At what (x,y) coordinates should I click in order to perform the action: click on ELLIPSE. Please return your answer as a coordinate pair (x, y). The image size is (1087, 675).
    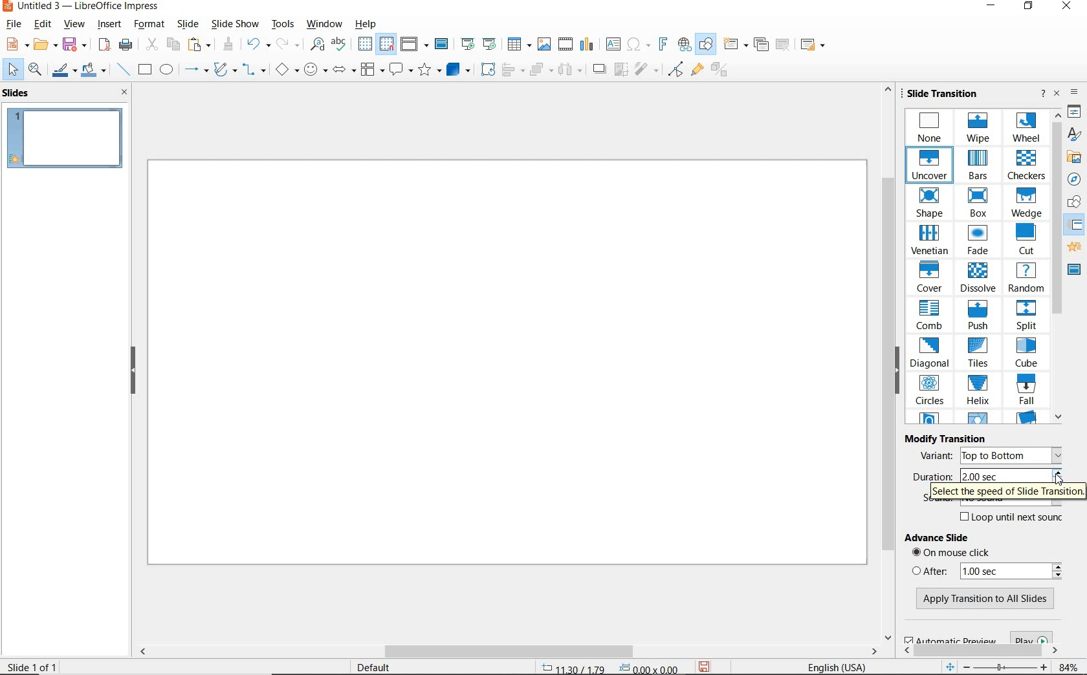
    Looking at the image, I should click on (168, 70).